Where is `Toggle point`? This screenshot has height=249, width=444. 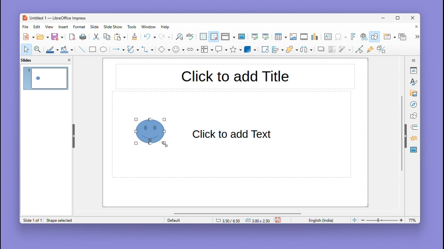 Toggle point is located at coordinates (358, 50).